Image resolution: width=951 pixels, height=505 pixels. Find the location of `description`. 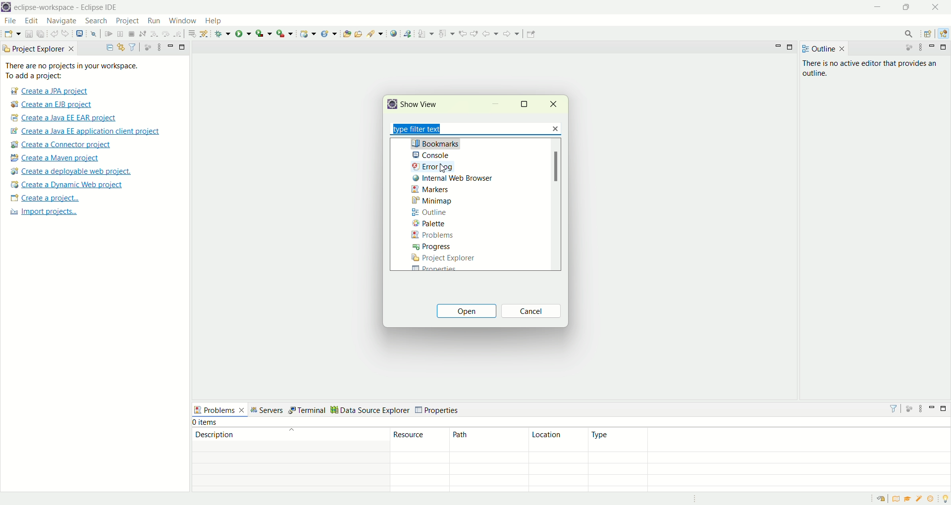

description is located at coordinates (289, 434).